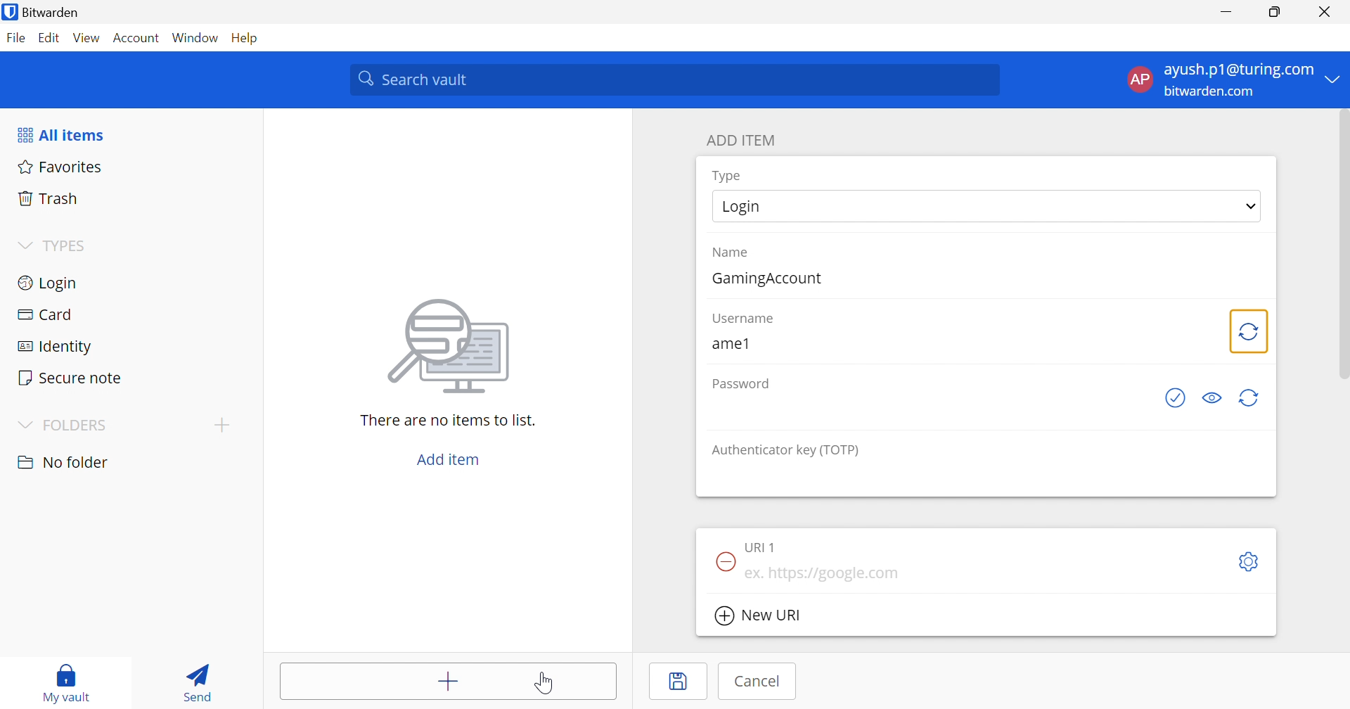 The image size is (1350, 709). What do you see at coordinates (77, 426) in the screenshot?
I see `FOLDERS` at bounding box center [77, 426].